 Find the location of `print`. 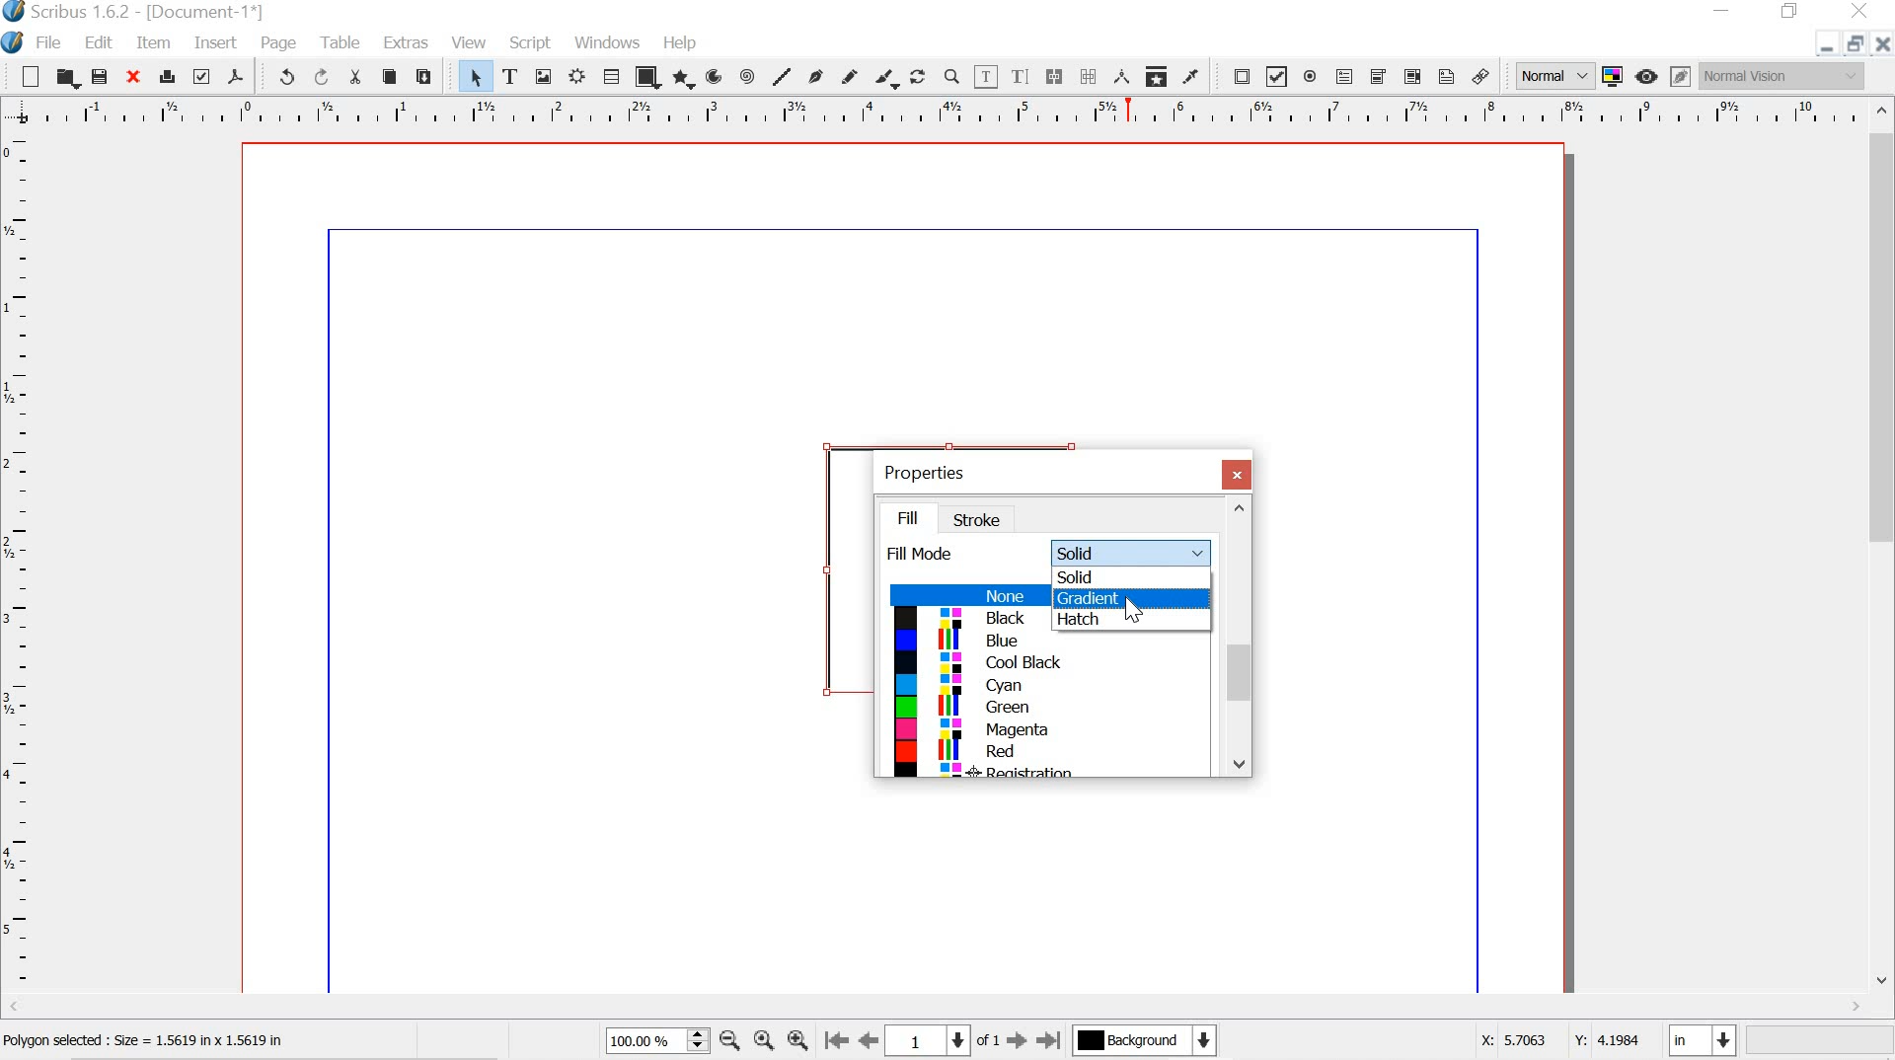

print is located at coordinates (168, 76).